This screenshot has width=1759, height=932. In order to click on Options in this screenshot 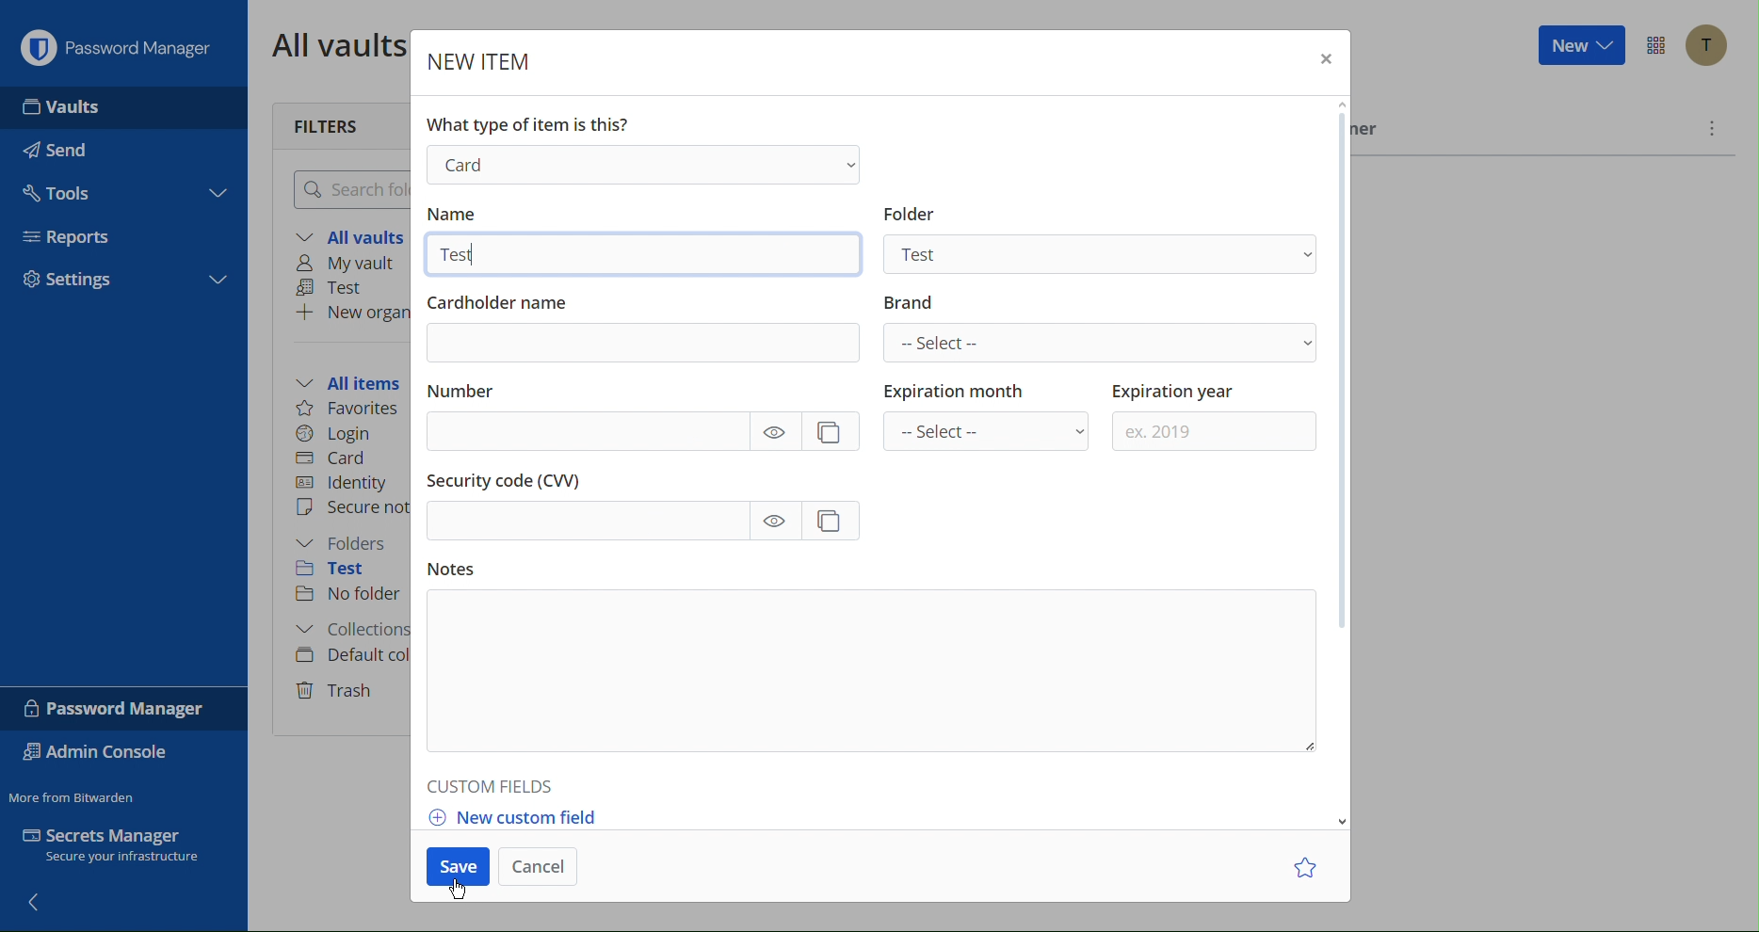, I will do `click(1654, 43)`.